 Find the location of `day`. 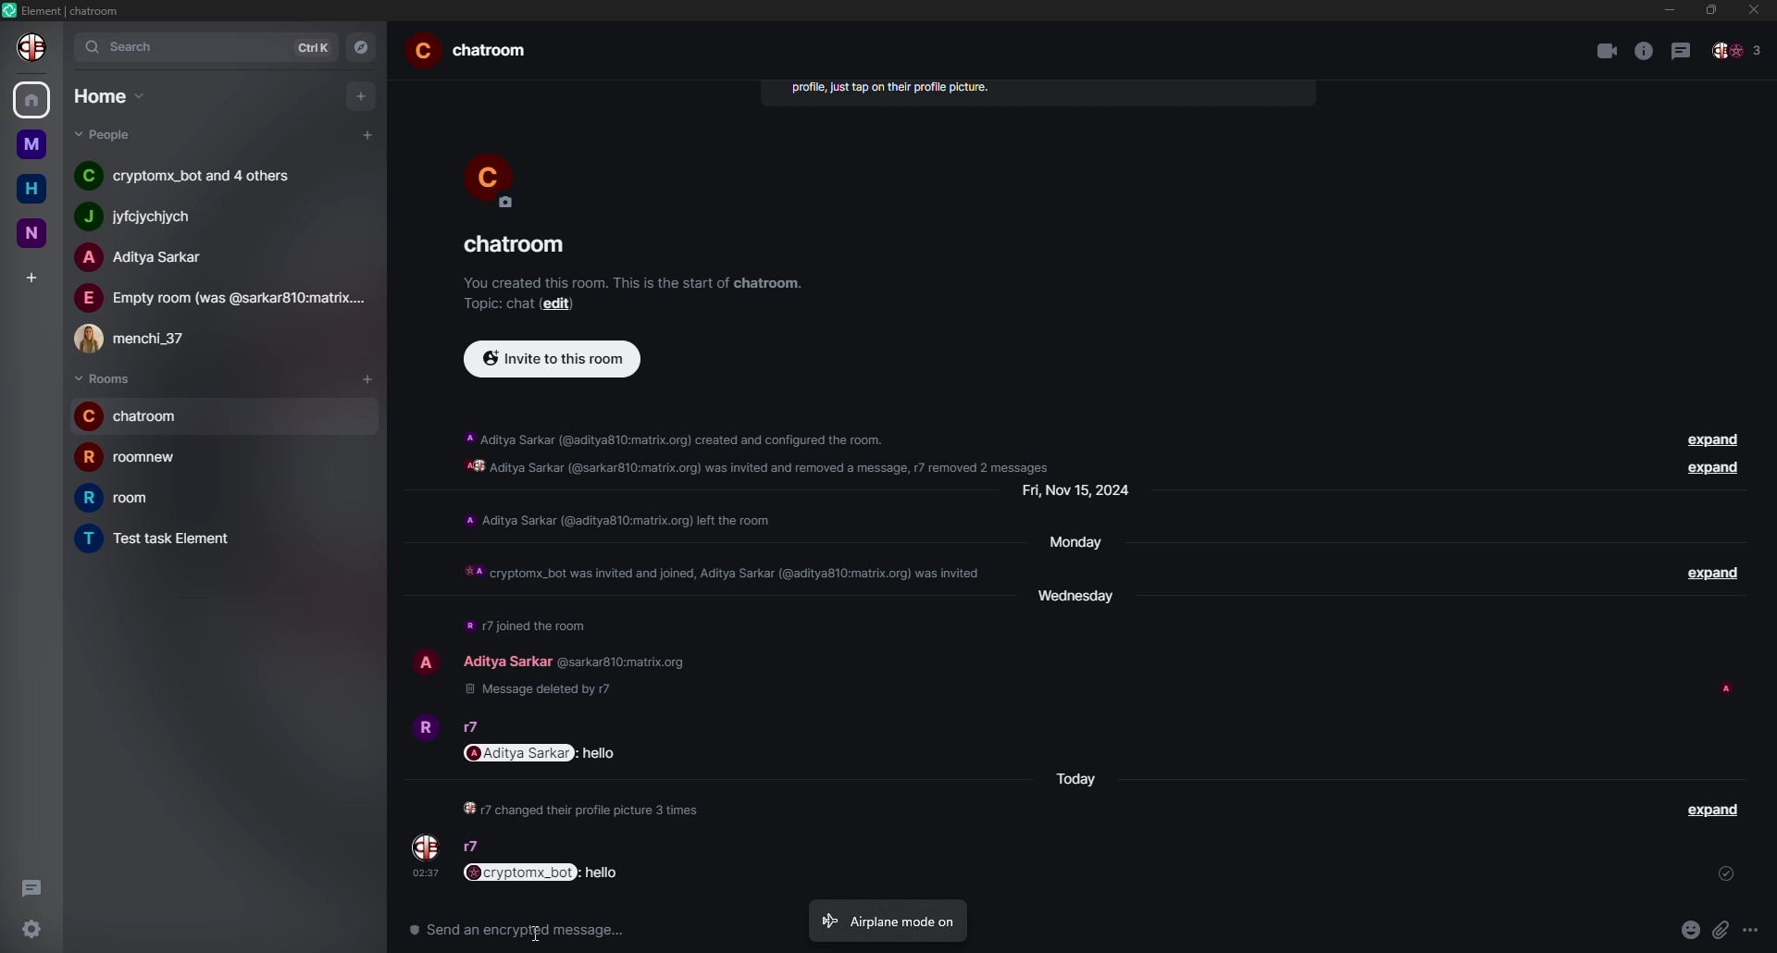

day is located at coordinates (1075, 780).